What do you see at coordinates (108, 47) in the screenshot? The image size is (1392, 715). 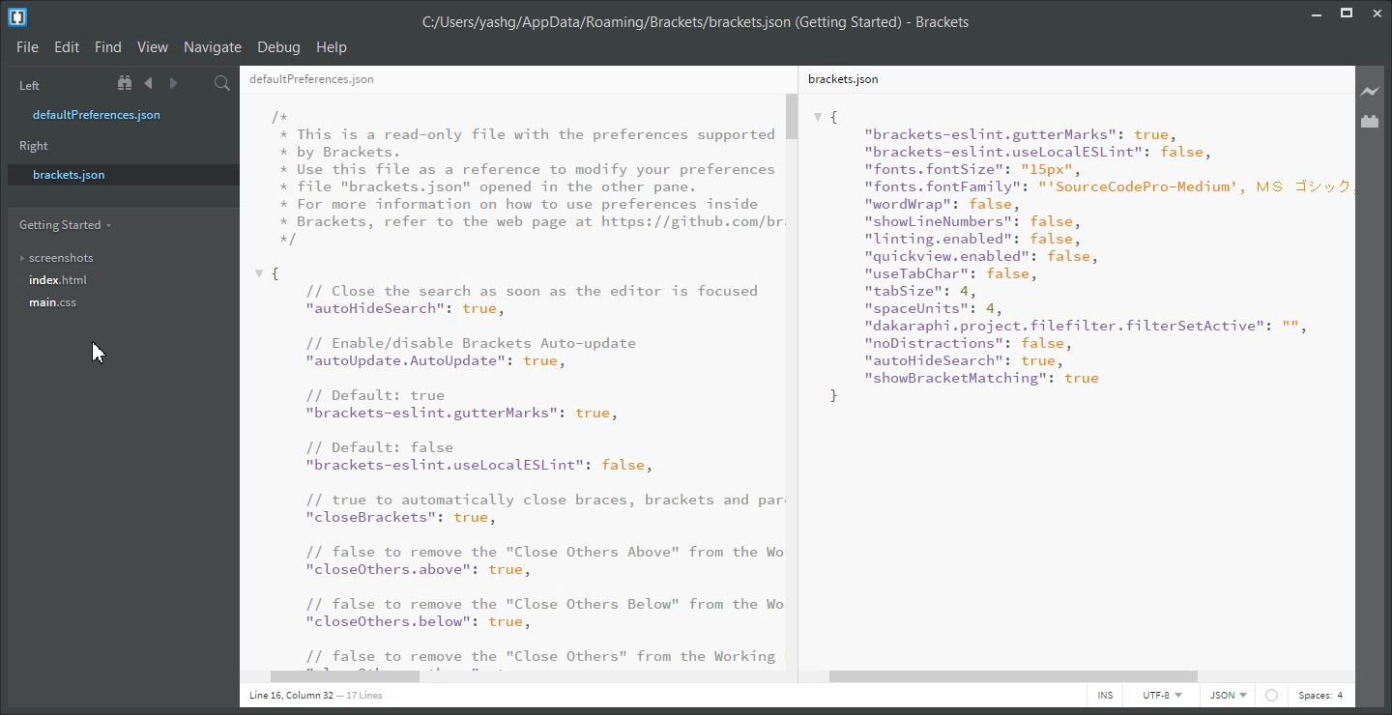 I see `Find` at bounding box center [108, 47].